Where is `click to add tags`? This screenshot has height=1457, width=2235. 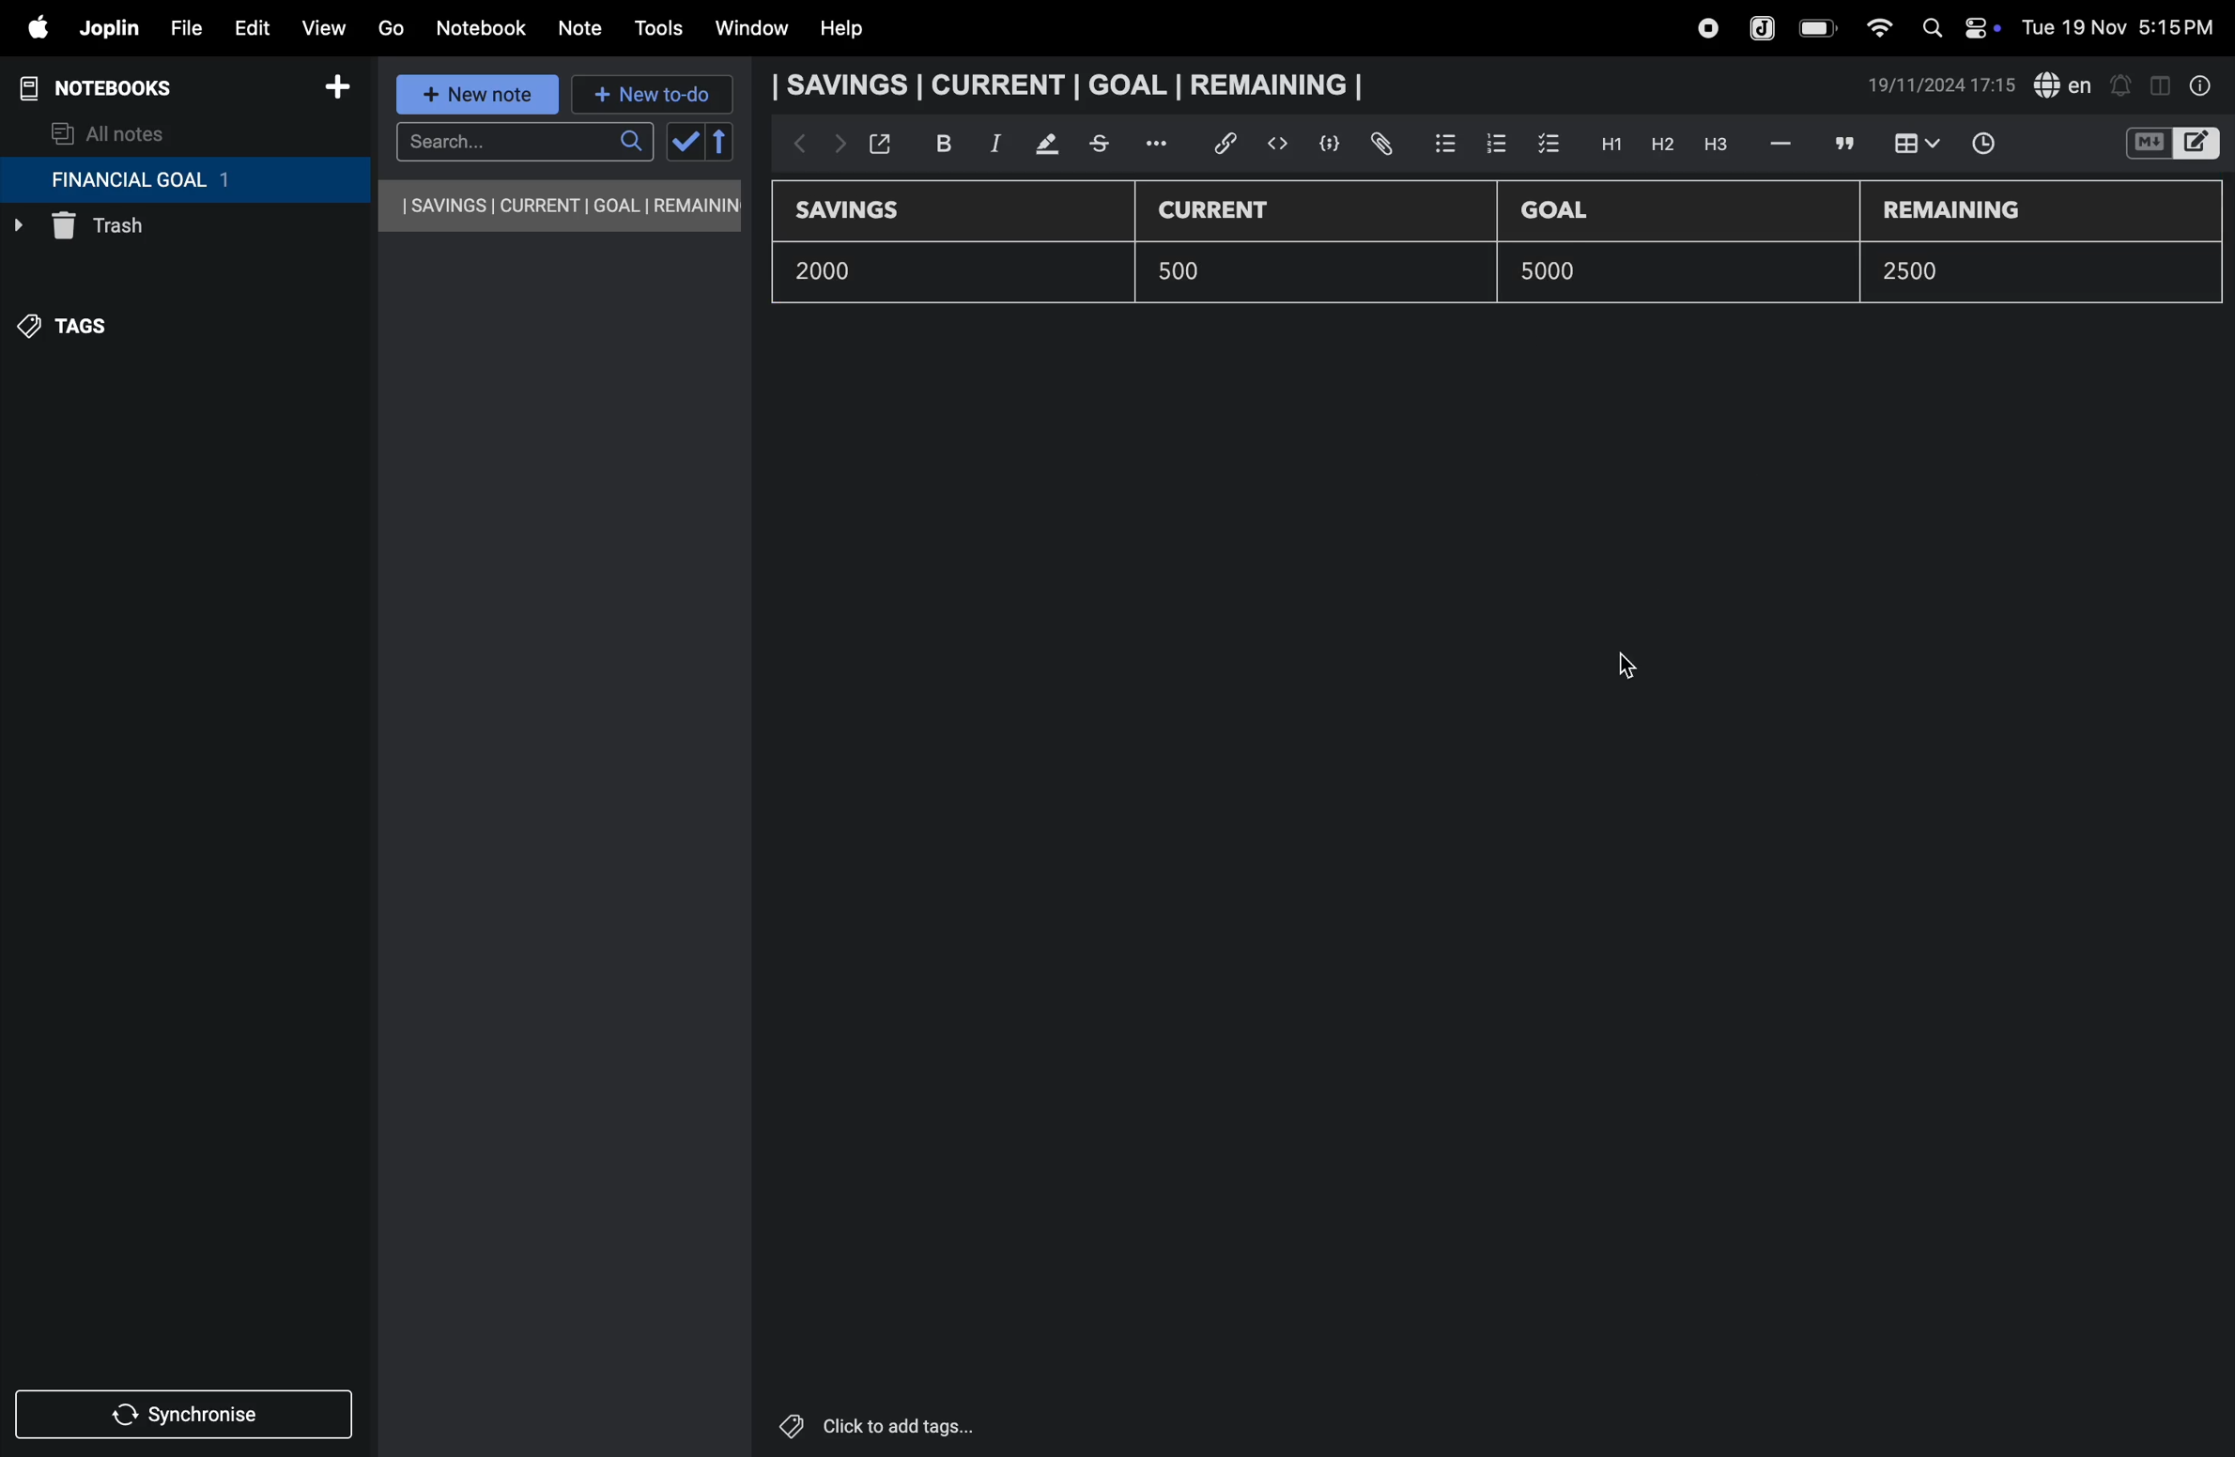 click to add tags is located at coordinates (924, 1424).